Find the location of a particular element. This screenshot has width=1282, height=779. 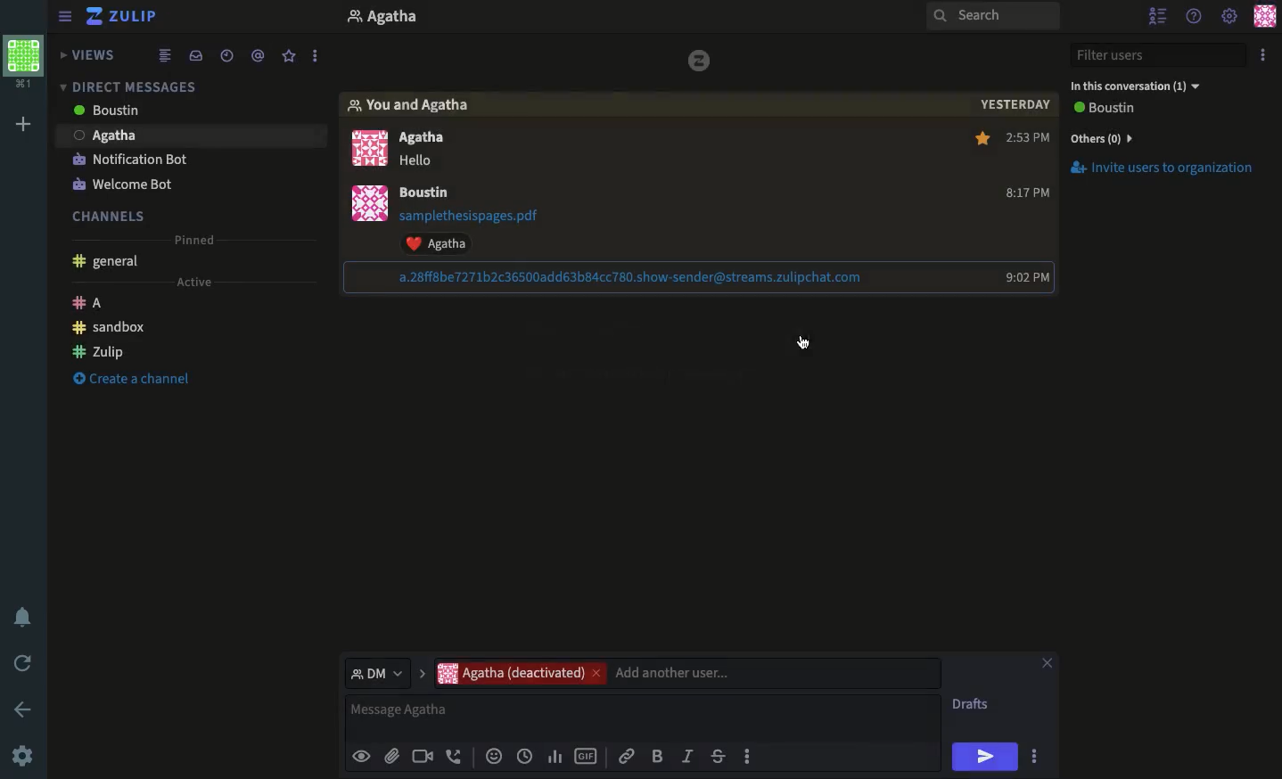

Strikethrough is located at coordinates (718, 756).